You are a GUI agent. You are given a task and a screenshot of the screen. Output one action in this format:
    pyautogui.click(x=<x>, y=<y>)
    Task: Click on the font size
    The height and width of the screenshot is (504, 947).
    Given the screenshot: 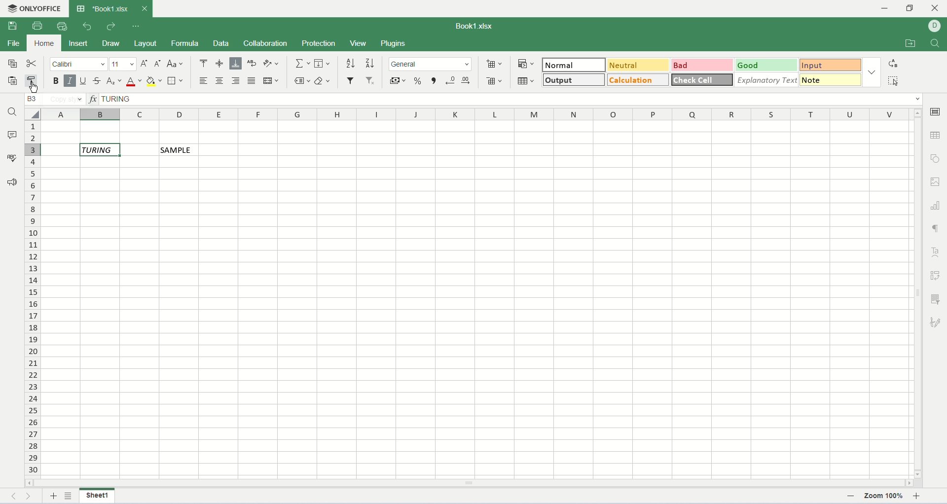 What is the action you would take?
    pyautogui.click(x=124, y=64)
    